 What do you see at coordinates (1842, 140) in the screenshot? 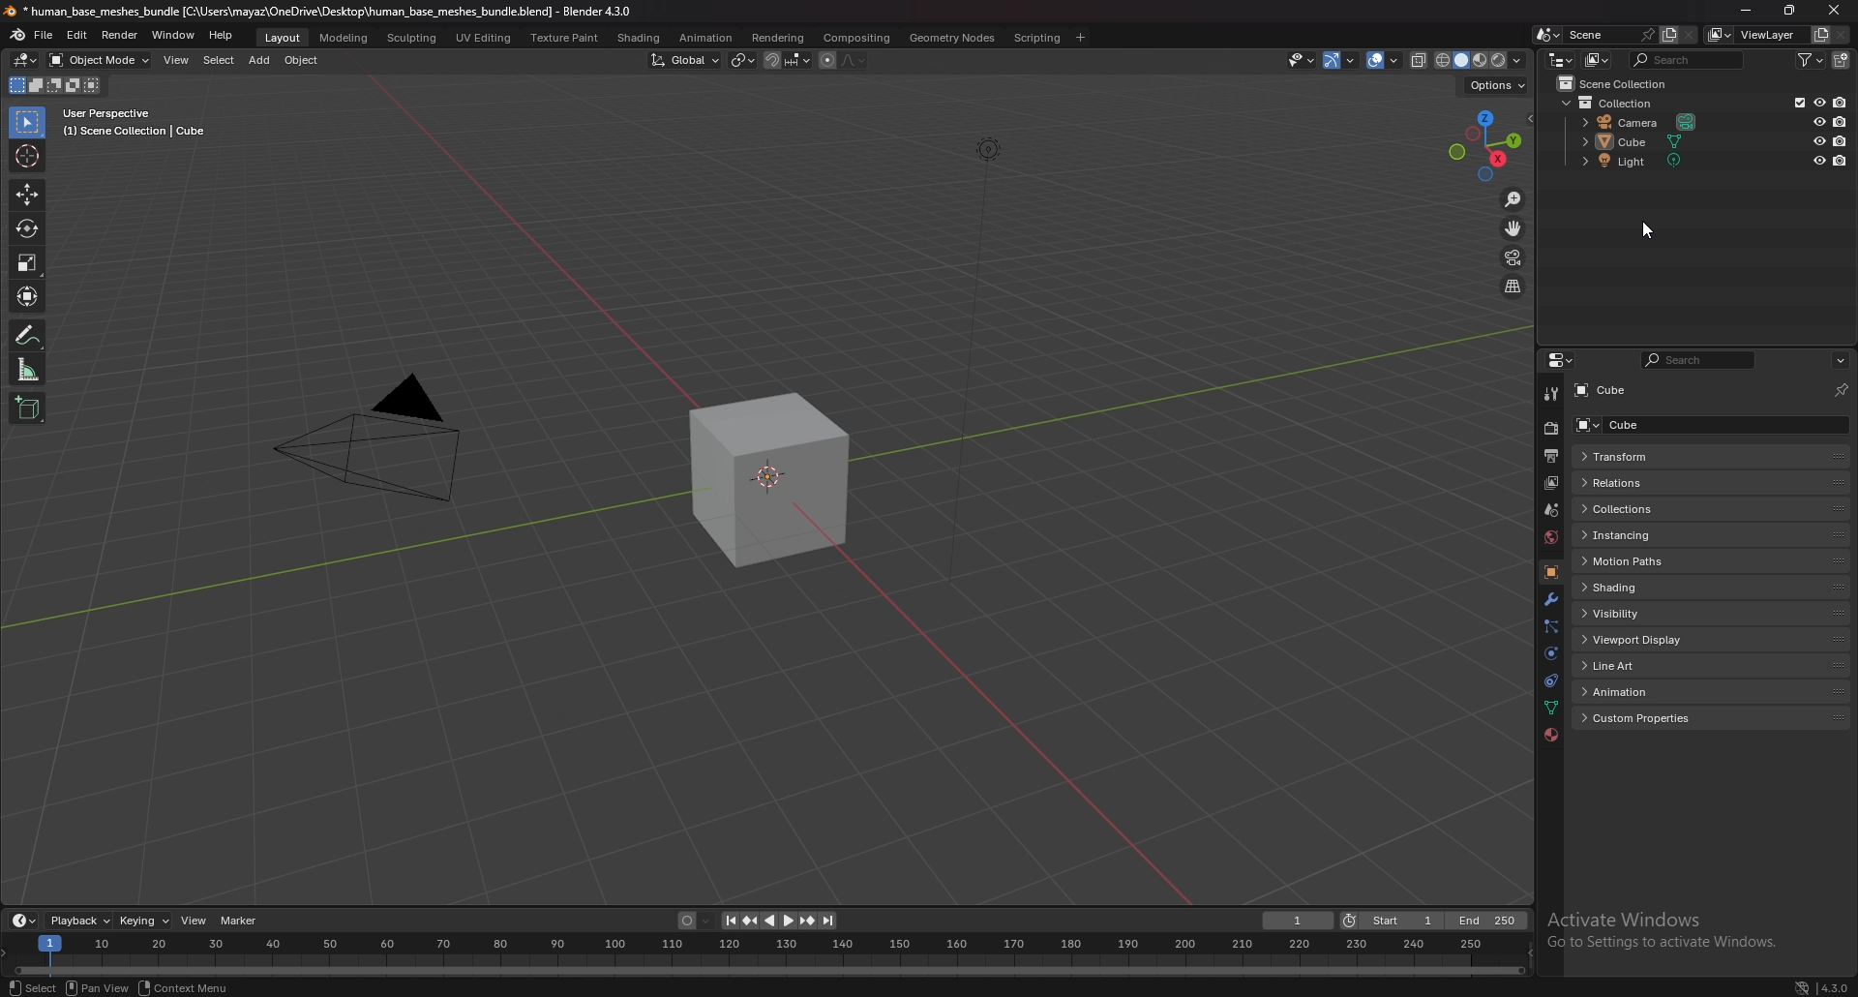
I see `disable in renders` at bounding box center [1842, 140].